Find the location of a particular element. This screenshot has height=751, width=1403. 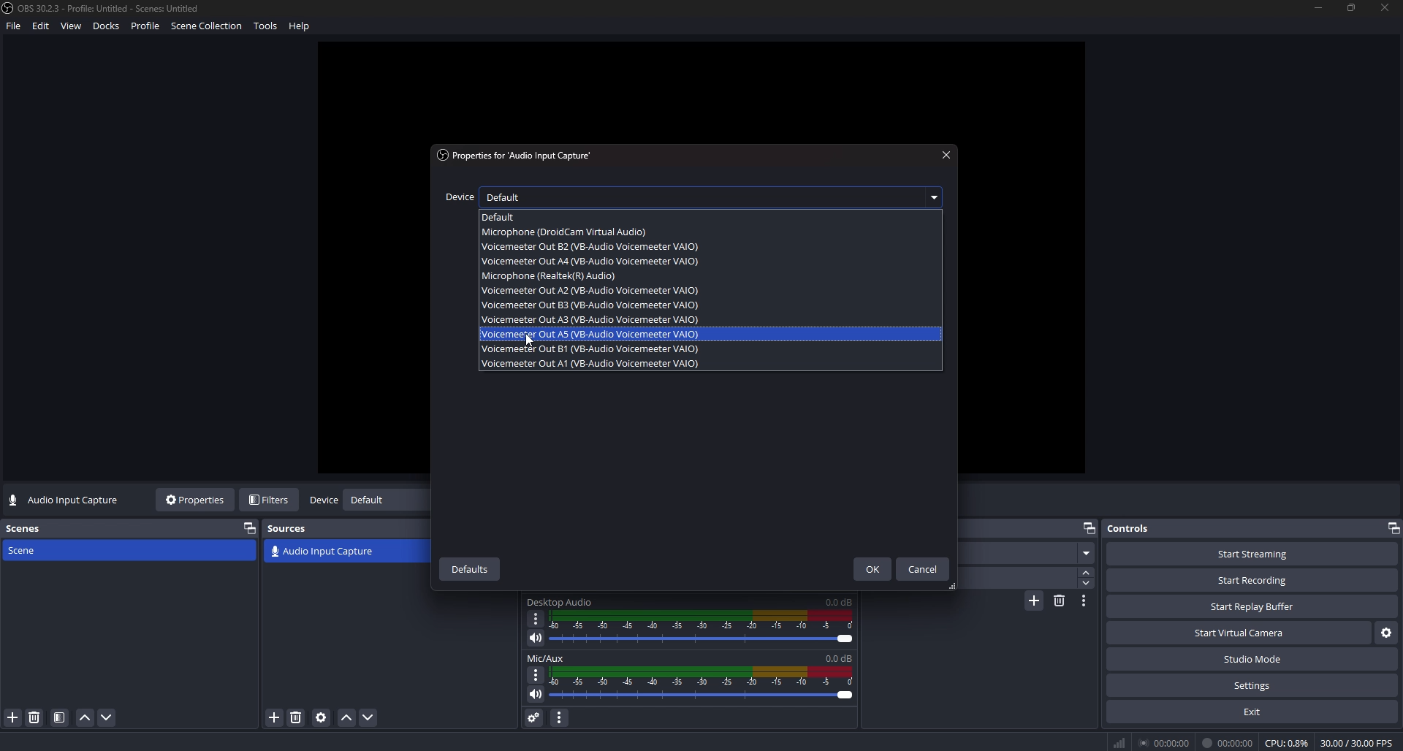

settings is located at coordinates (1385, 634).